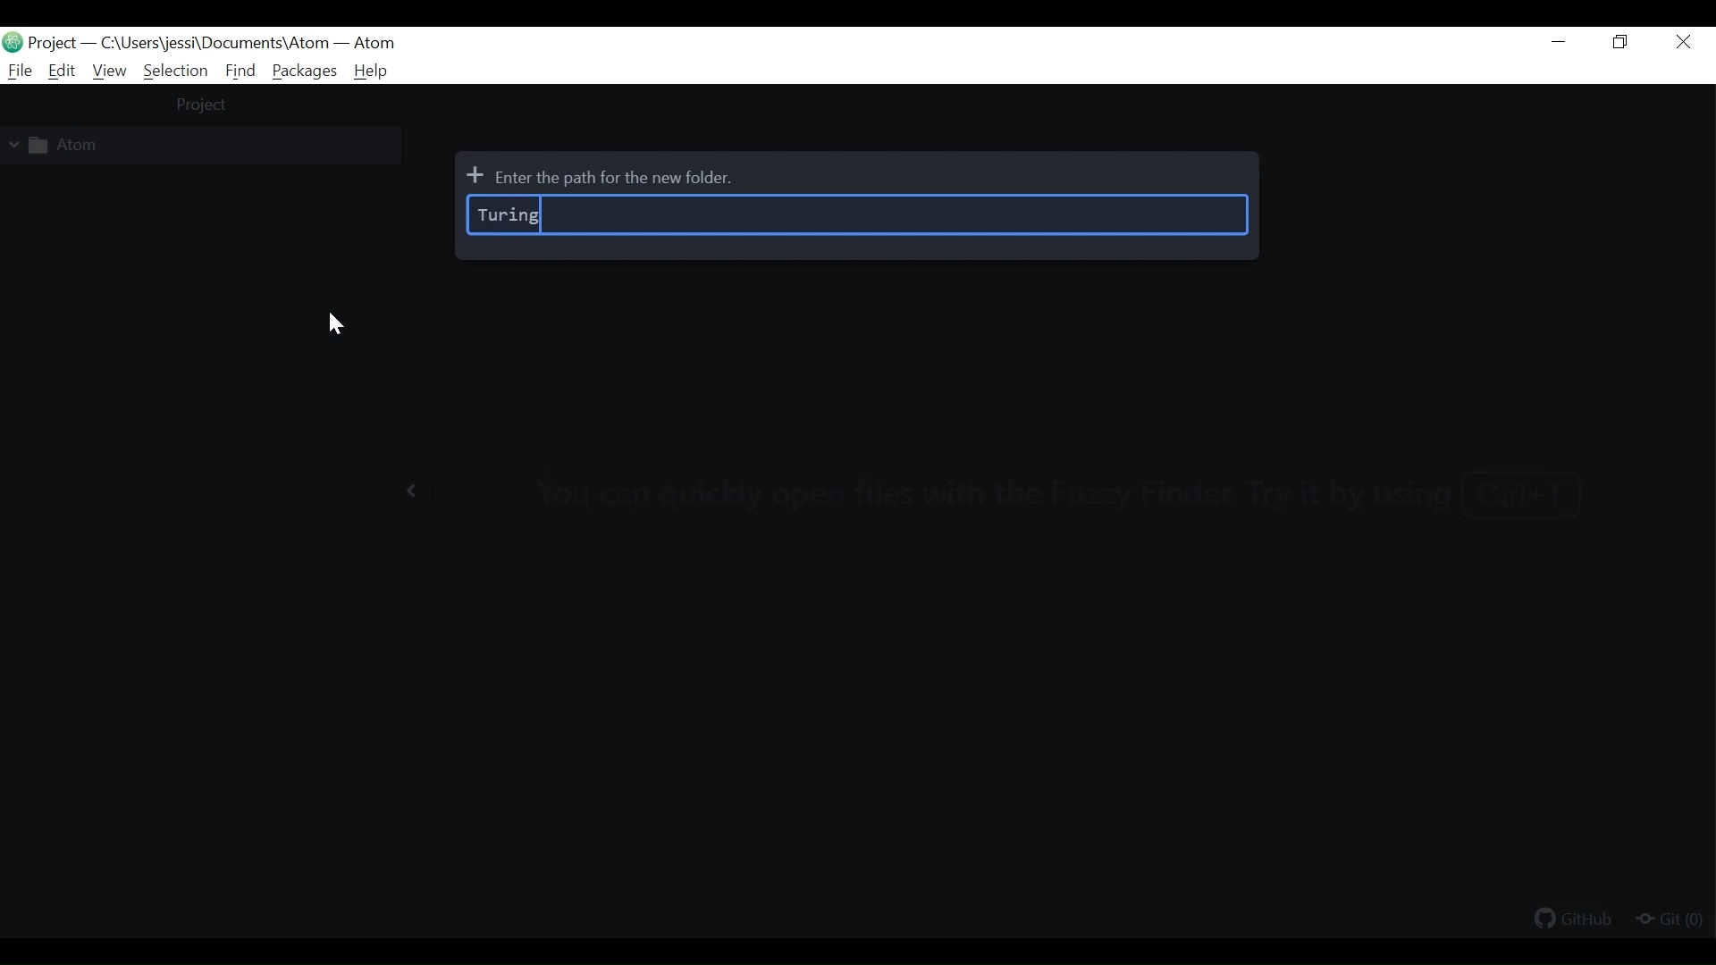  I want to click on Help, so click(371, 71).